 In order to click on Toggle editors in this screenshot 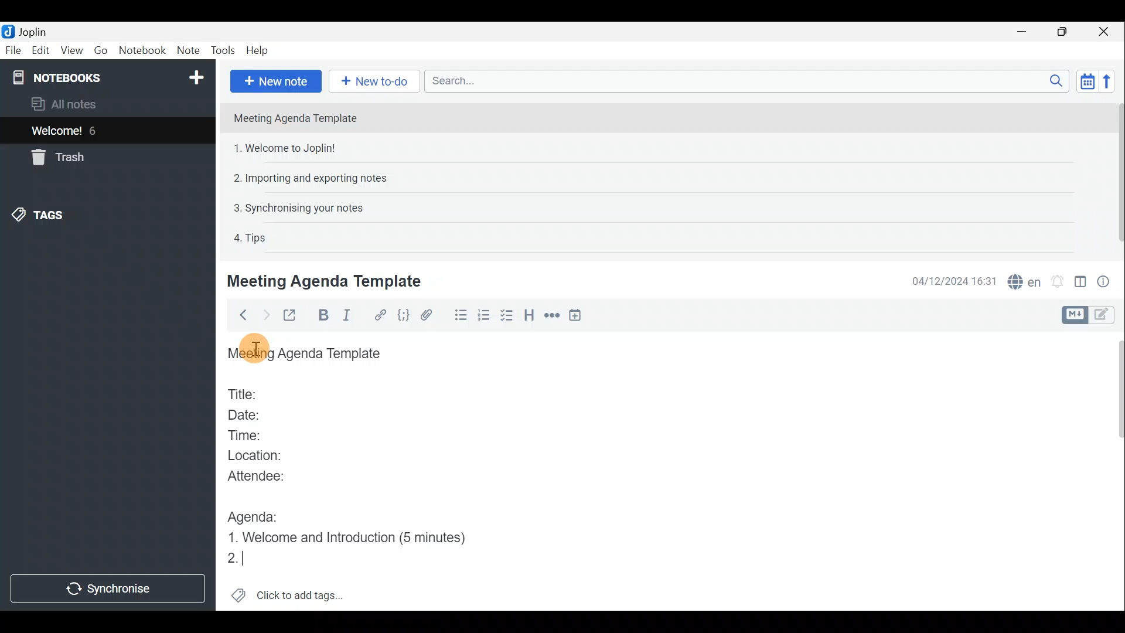, I will do `click(1073, 315)`.